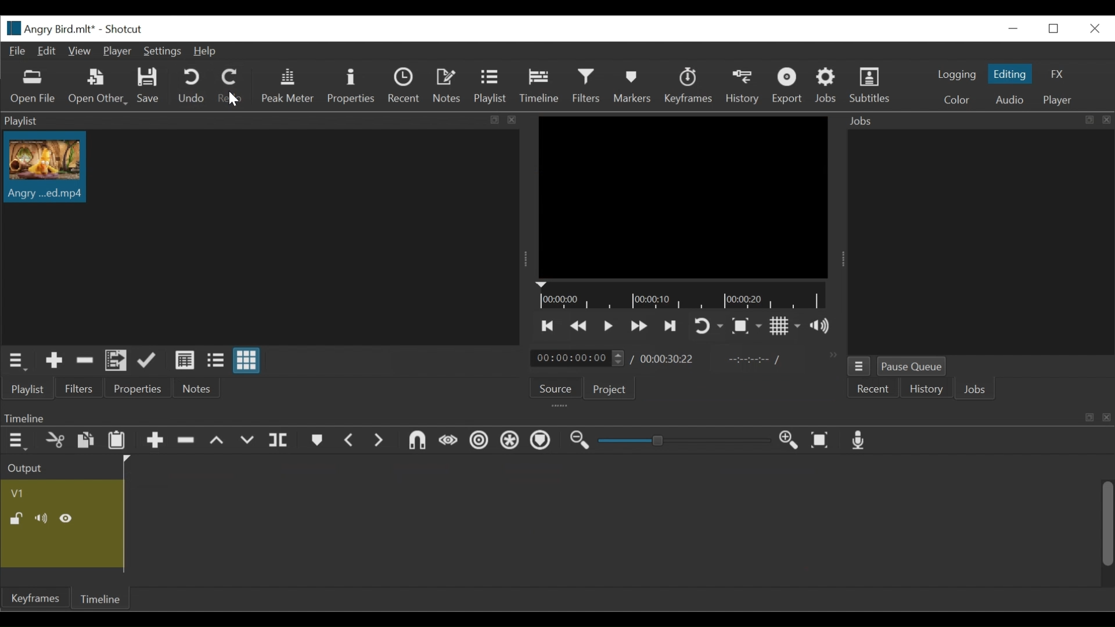 The image size is (1115, 627). Describe the element at coordinates (708, 327) in the screenshot. I see `Toggle player looping` at that location.